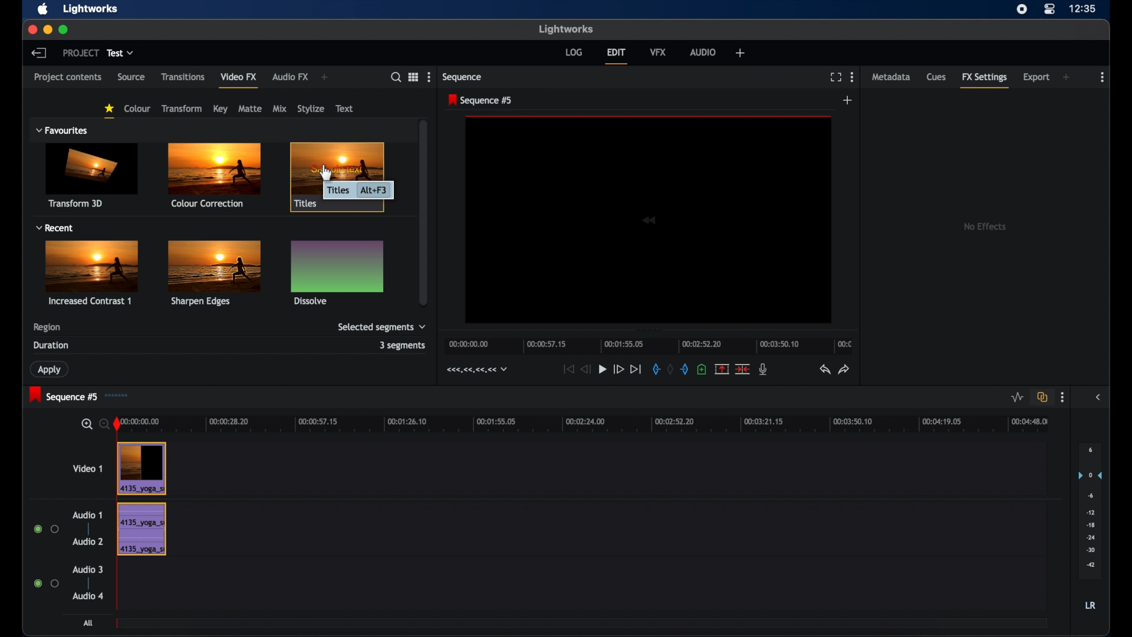 The width and height of the screenshot is (1132, 637). What do you see at coordinates (31, 29) in the screenshot?
I see `close` at bounding box center [31, 29].